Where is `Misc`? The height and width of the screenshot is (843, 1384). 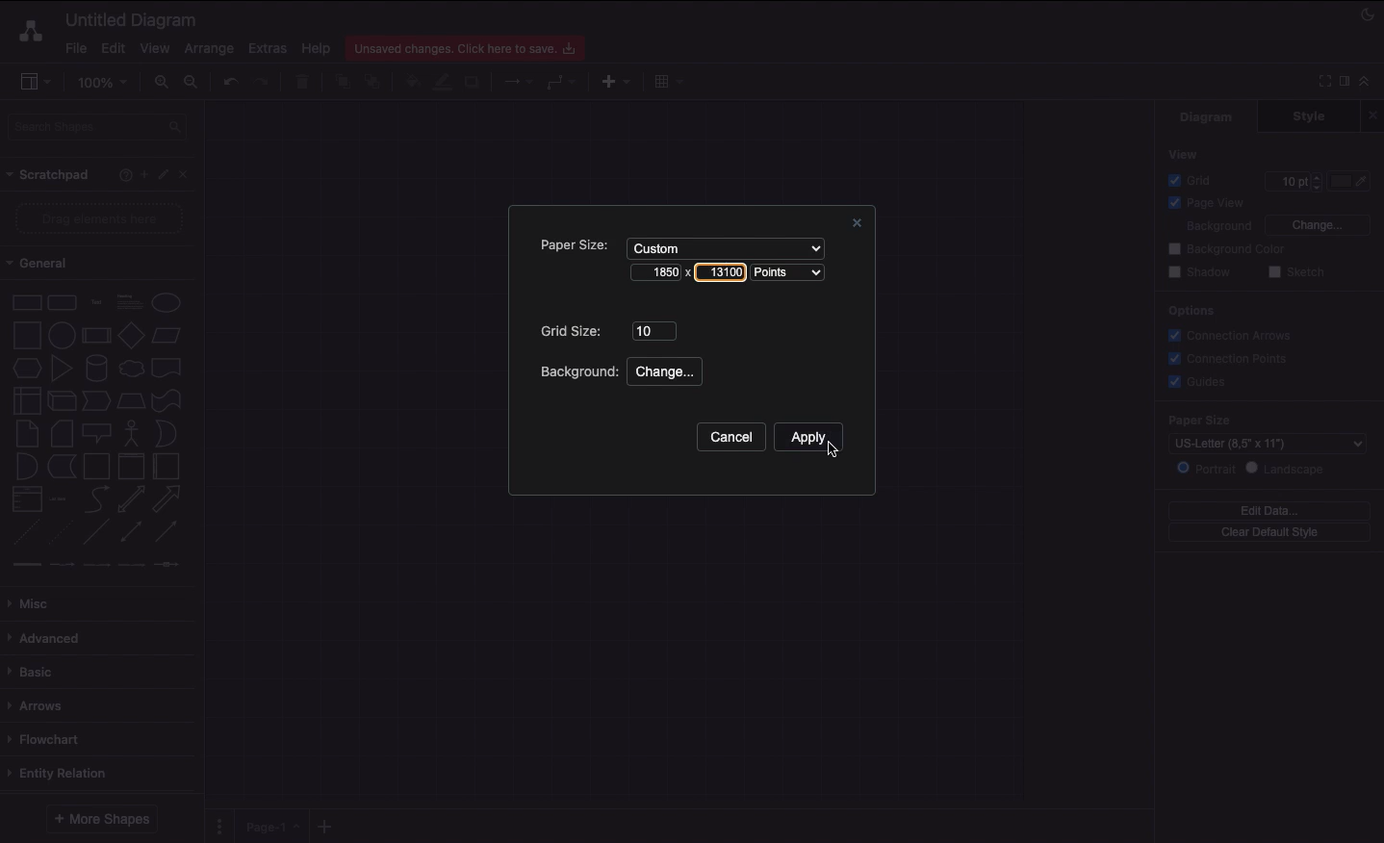
Misc is located at coordinates (34, 603).